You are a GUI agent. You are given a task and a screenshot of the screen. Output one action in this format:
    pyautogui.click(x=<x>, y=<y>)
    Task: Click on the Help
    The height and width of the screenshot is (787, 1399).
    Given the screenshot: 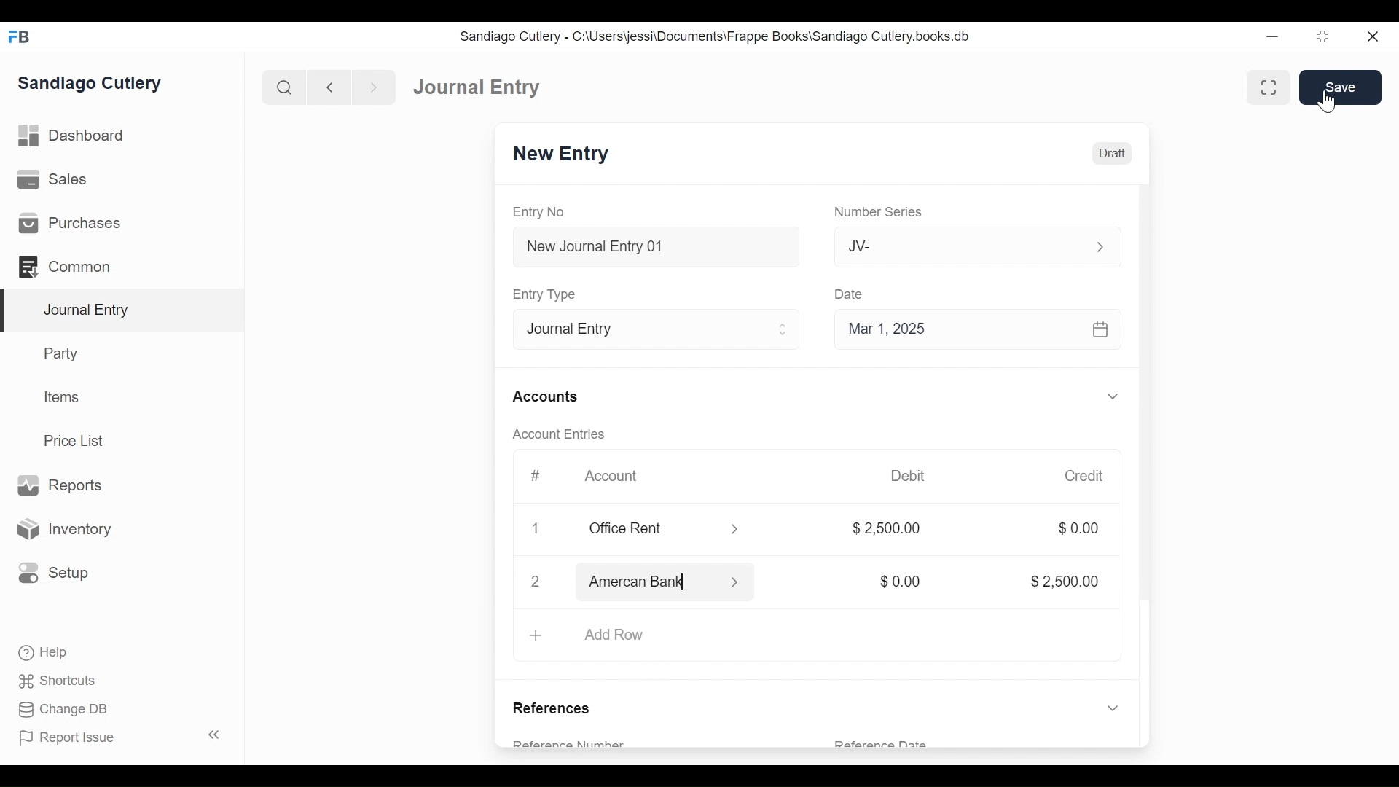 What is the action you would take?
    pyautogui.click(x=36, y=654)
    